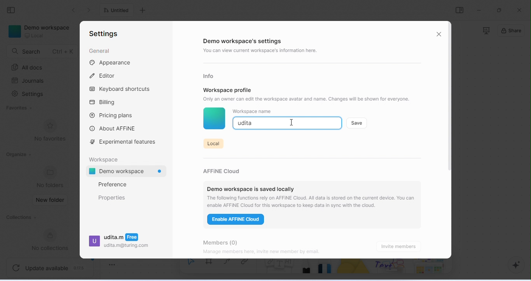 The image size is (531, 281). I want to click on others, so click(391, 267).